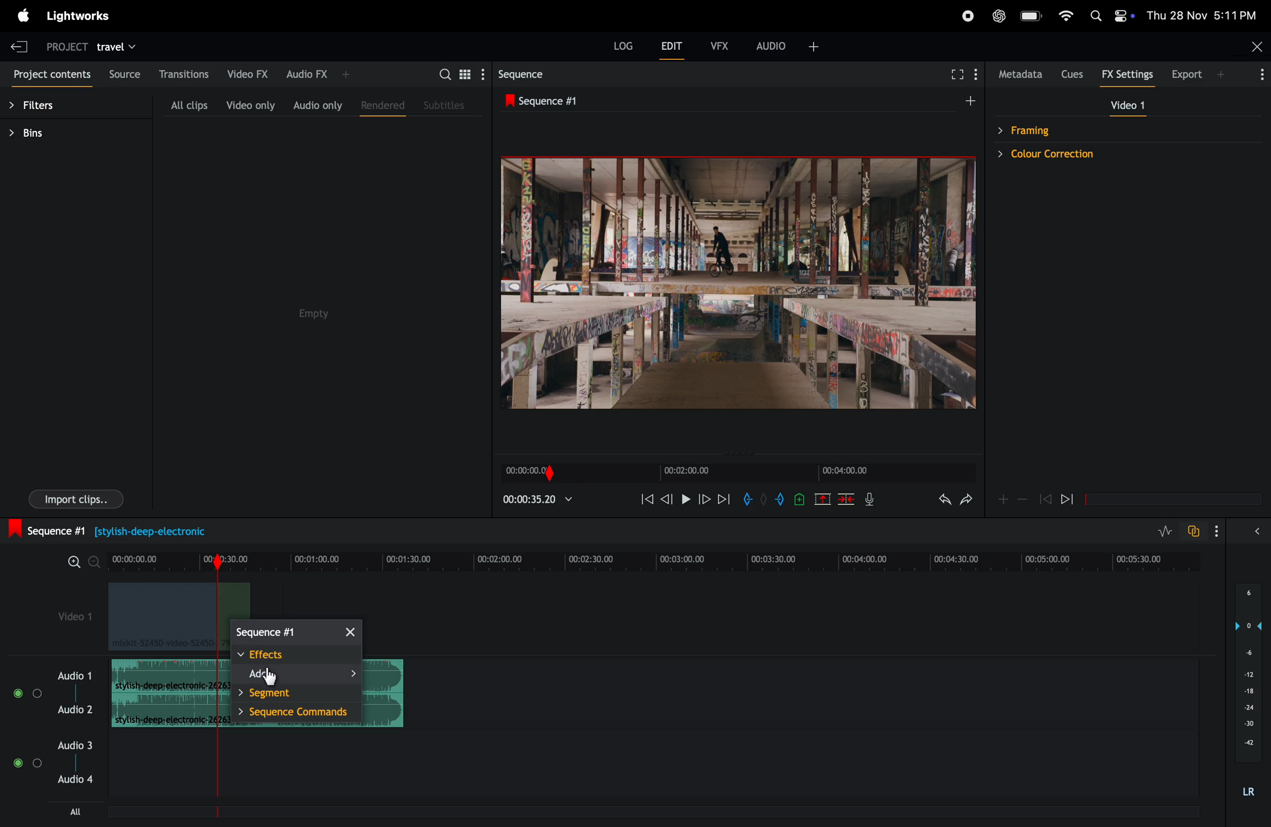  I want to click on effect, so click(296, 656).